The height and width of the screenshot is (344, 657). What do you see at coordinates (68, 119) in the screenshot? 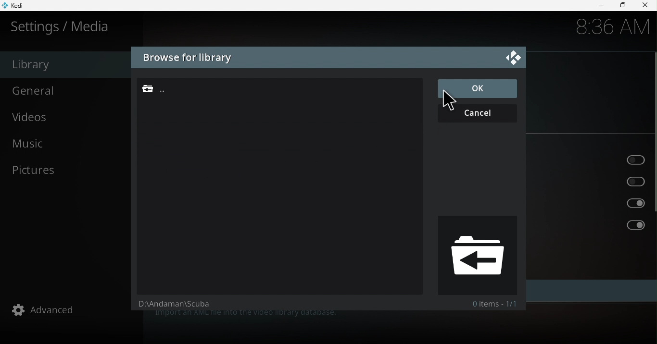
I see `Videos` at bounding box center [68, 119].